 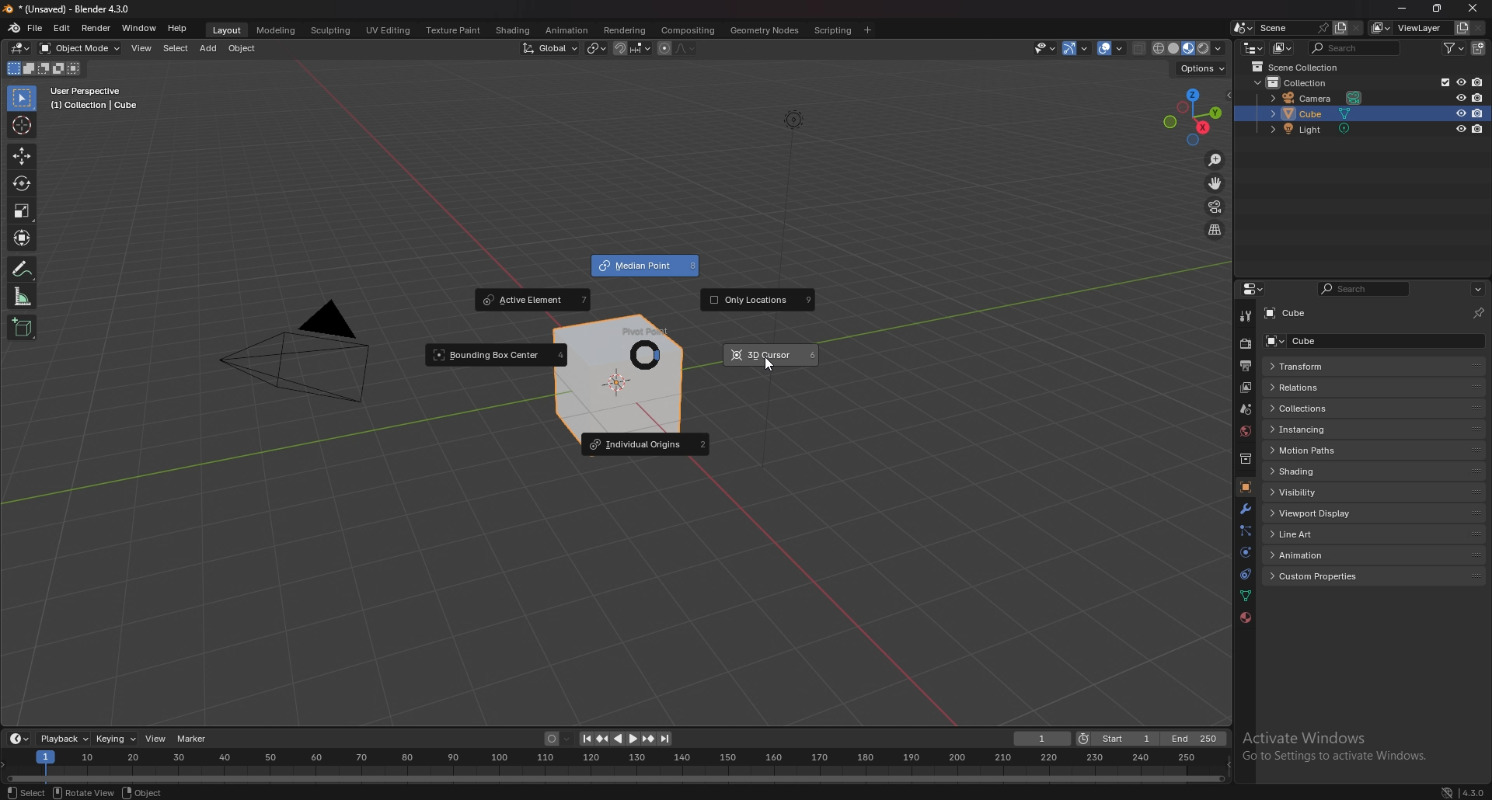 What do you see at coordinates (1251, 289) in the screenshot?
I see `editor type` at bounding box center [1251, 289].